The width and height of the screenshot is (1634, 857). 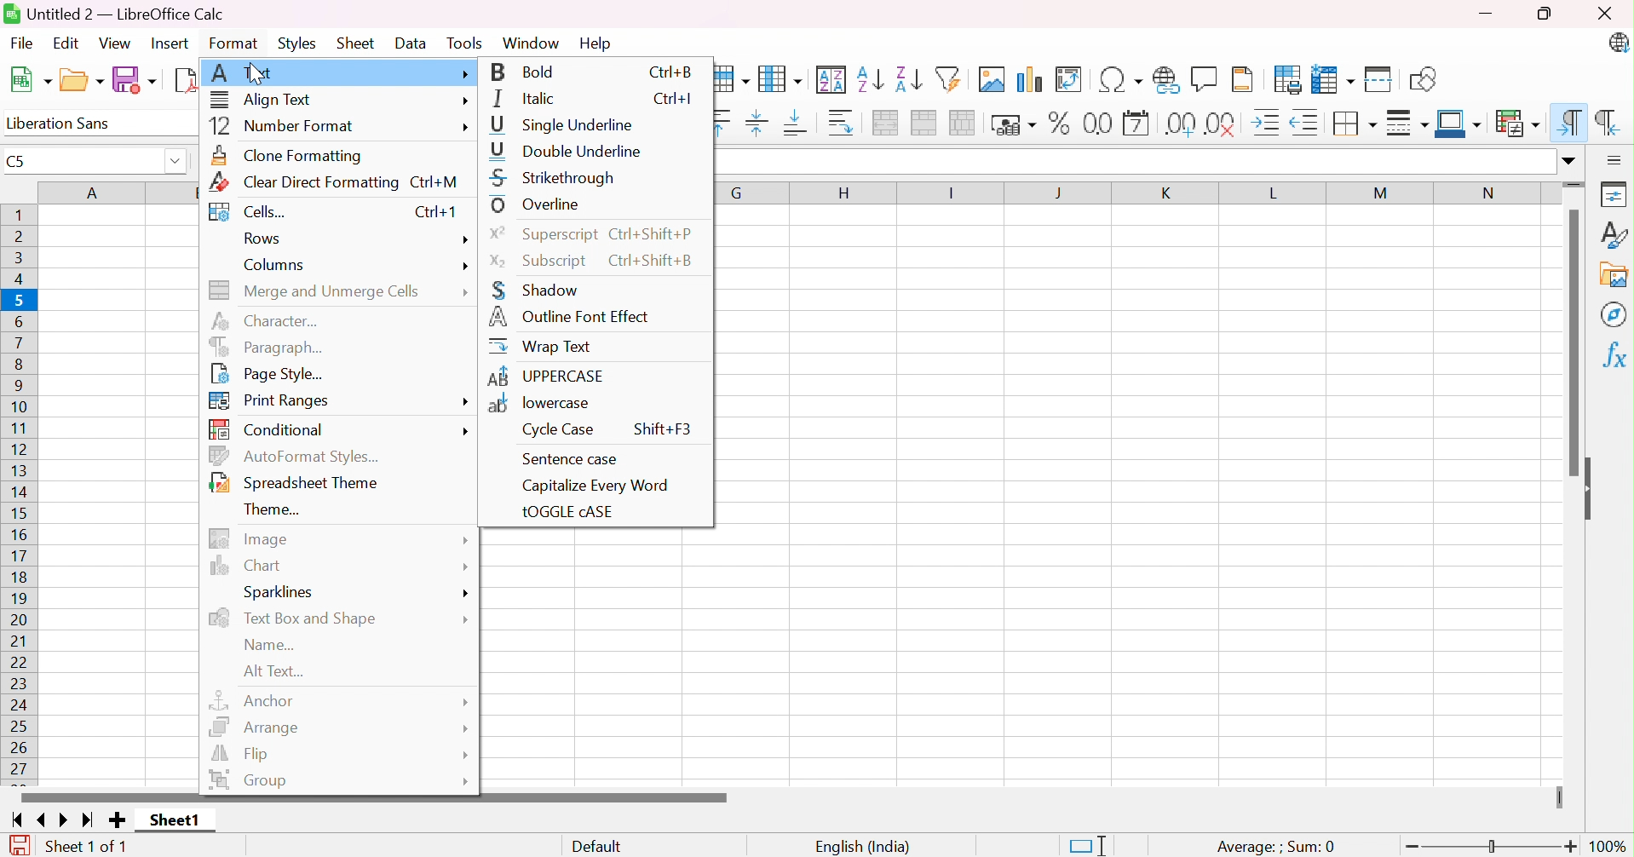 I want to click on Slider, so click(x=1493, y=845).